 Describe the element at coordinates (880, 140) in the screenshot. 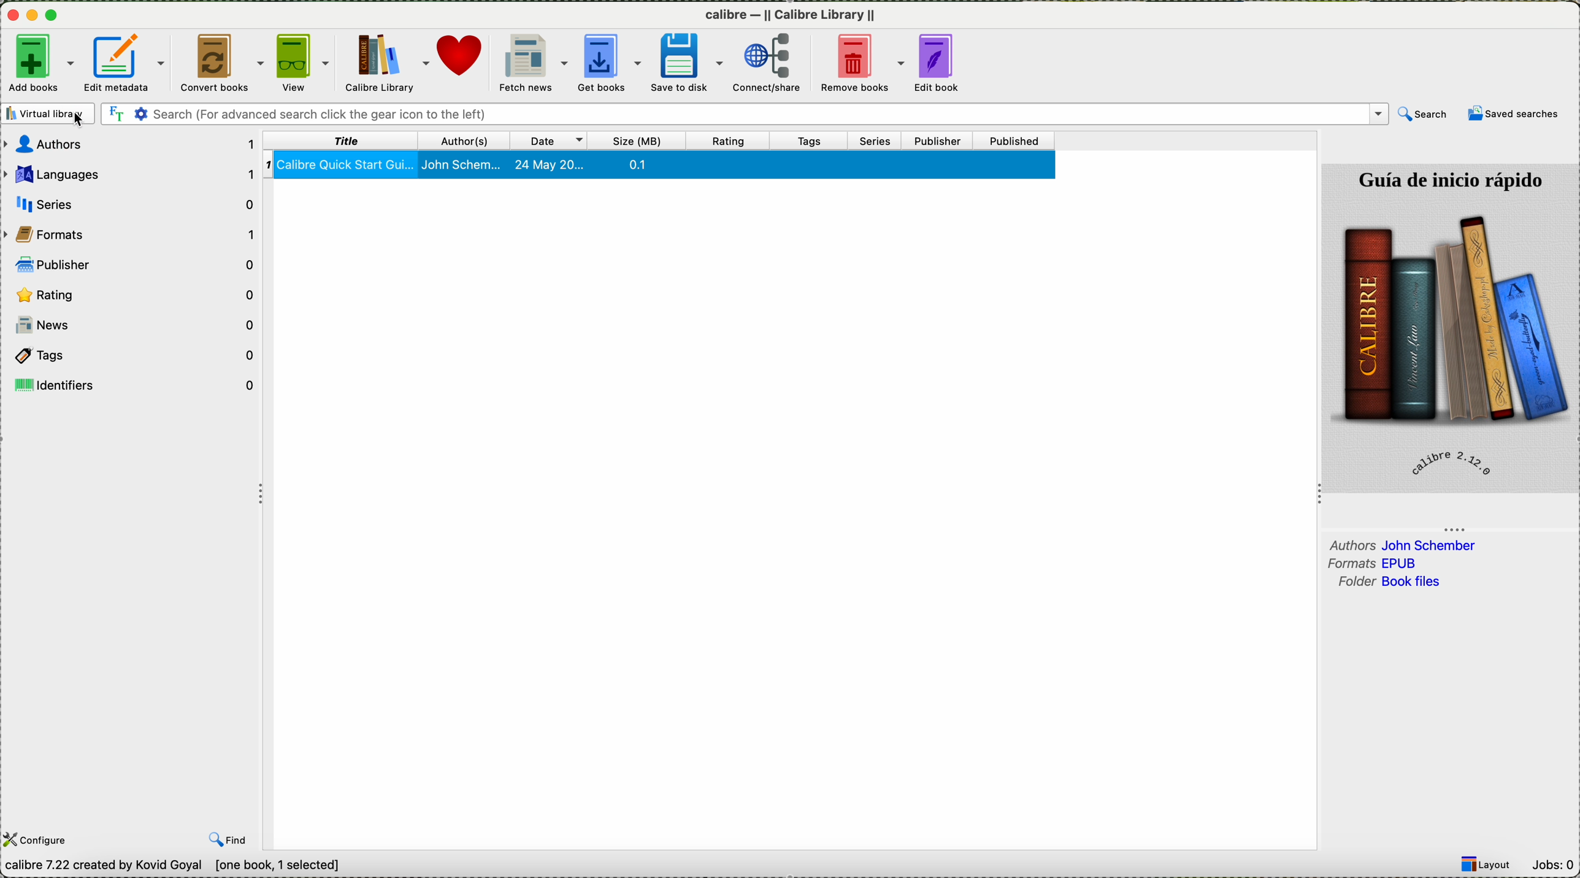

I see `series` at that location.